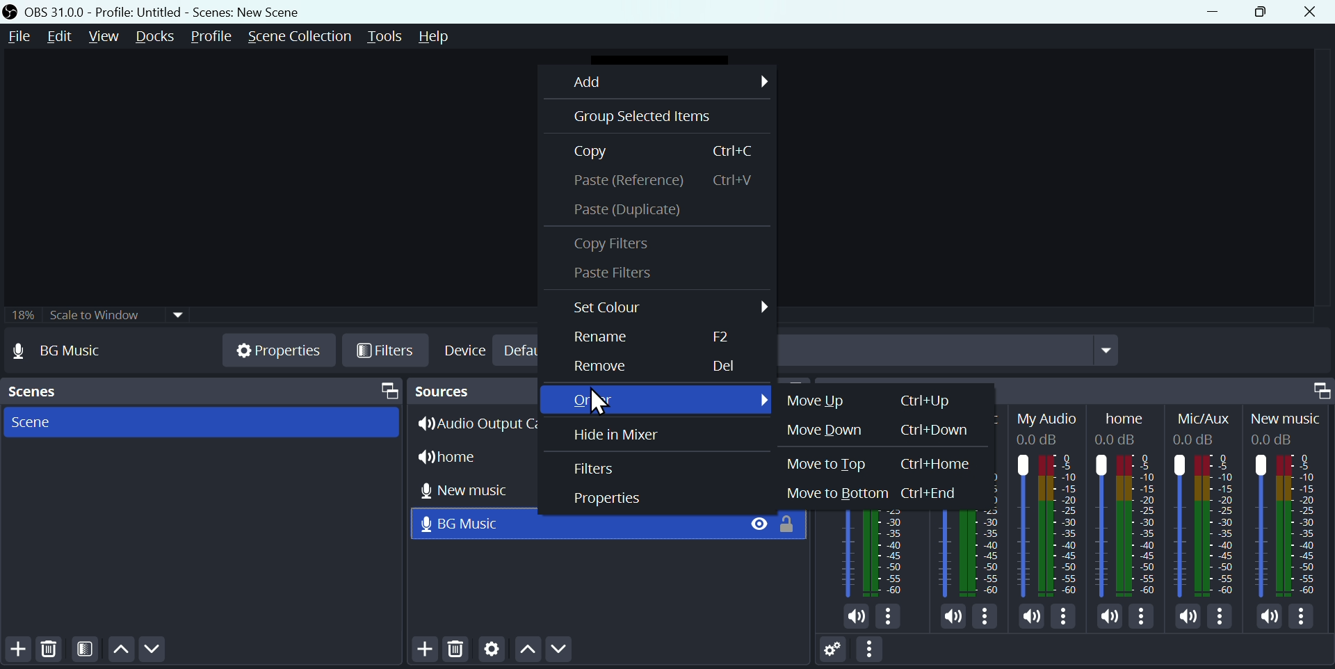 This screenshot has height=669, width=1335. I want to click on , so click(604, 366).